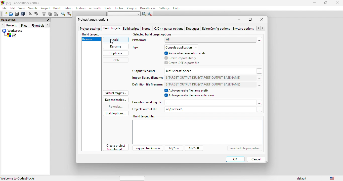 The image size is (343, 181). What do you see at coordinates (95, 8) in the screenshot?
I see `wxsmith` at bounding box center [95, 8].